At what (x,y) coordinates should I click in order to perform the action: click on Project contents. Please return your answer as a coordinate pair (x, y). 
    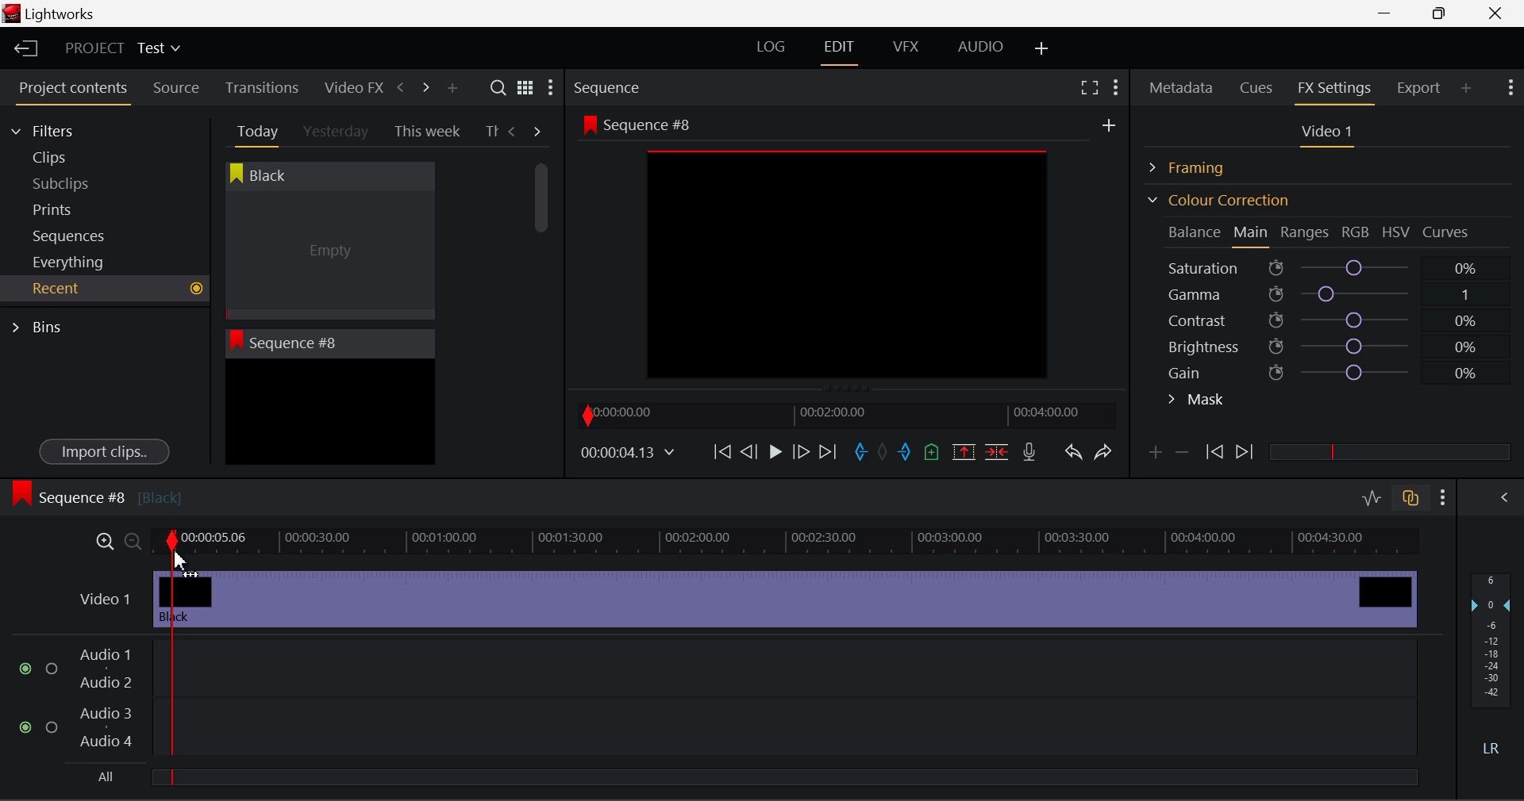
    Looking at the image, I should click on (72, 91).